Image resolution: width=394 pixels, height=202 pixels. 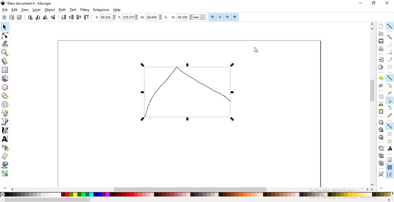 I want to click on rotate 90 counter clockwise, so click(x=30, y=18).